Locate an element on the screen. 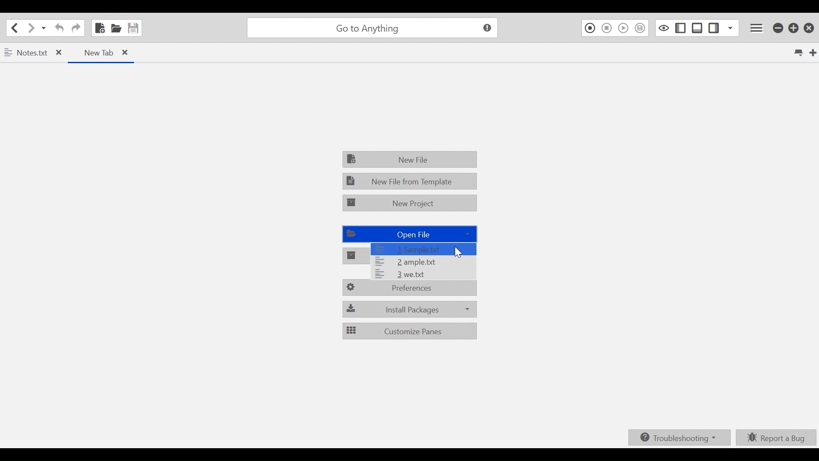 The height and width of the screenshot is (461, 819). Recording Macro is located at coordinates (589, 28).